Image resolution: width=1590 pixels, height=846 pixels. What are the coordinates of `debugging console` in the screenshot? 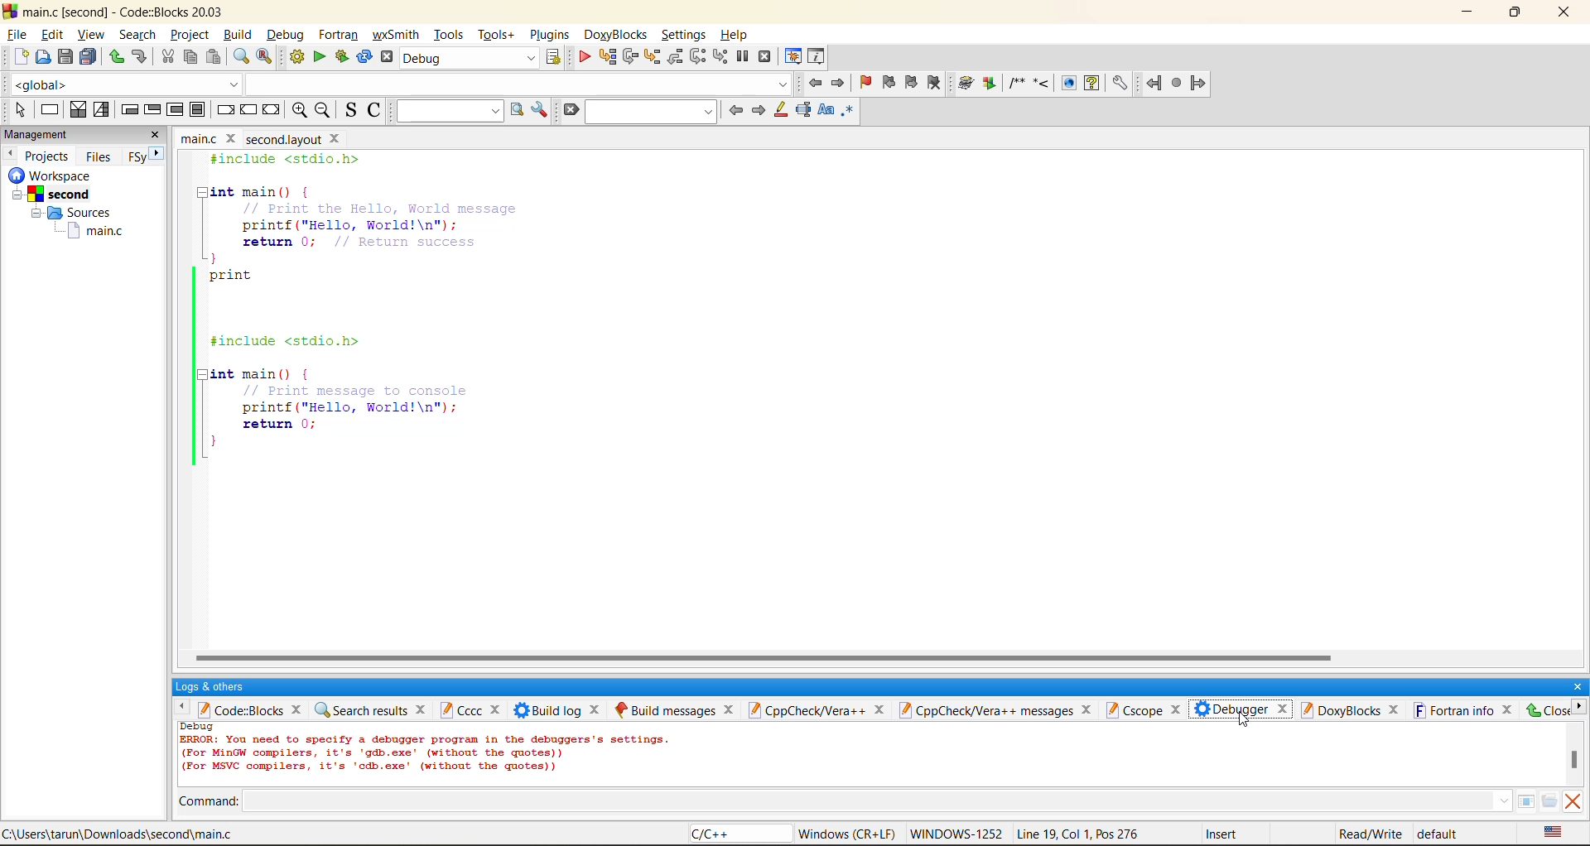 It's located at (431, 752).